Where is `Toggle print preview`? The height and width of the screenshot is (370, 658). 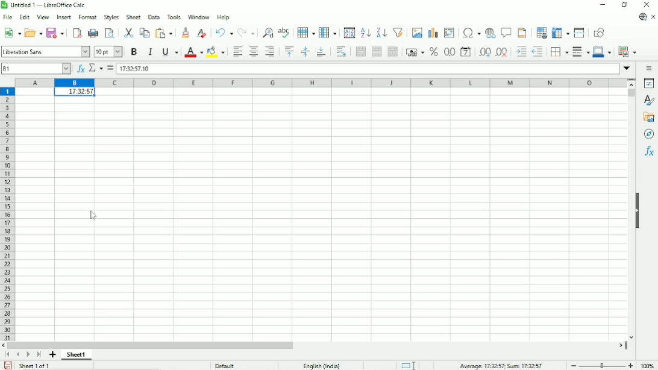 Toggle print preview is located at coordinates (110, 32).